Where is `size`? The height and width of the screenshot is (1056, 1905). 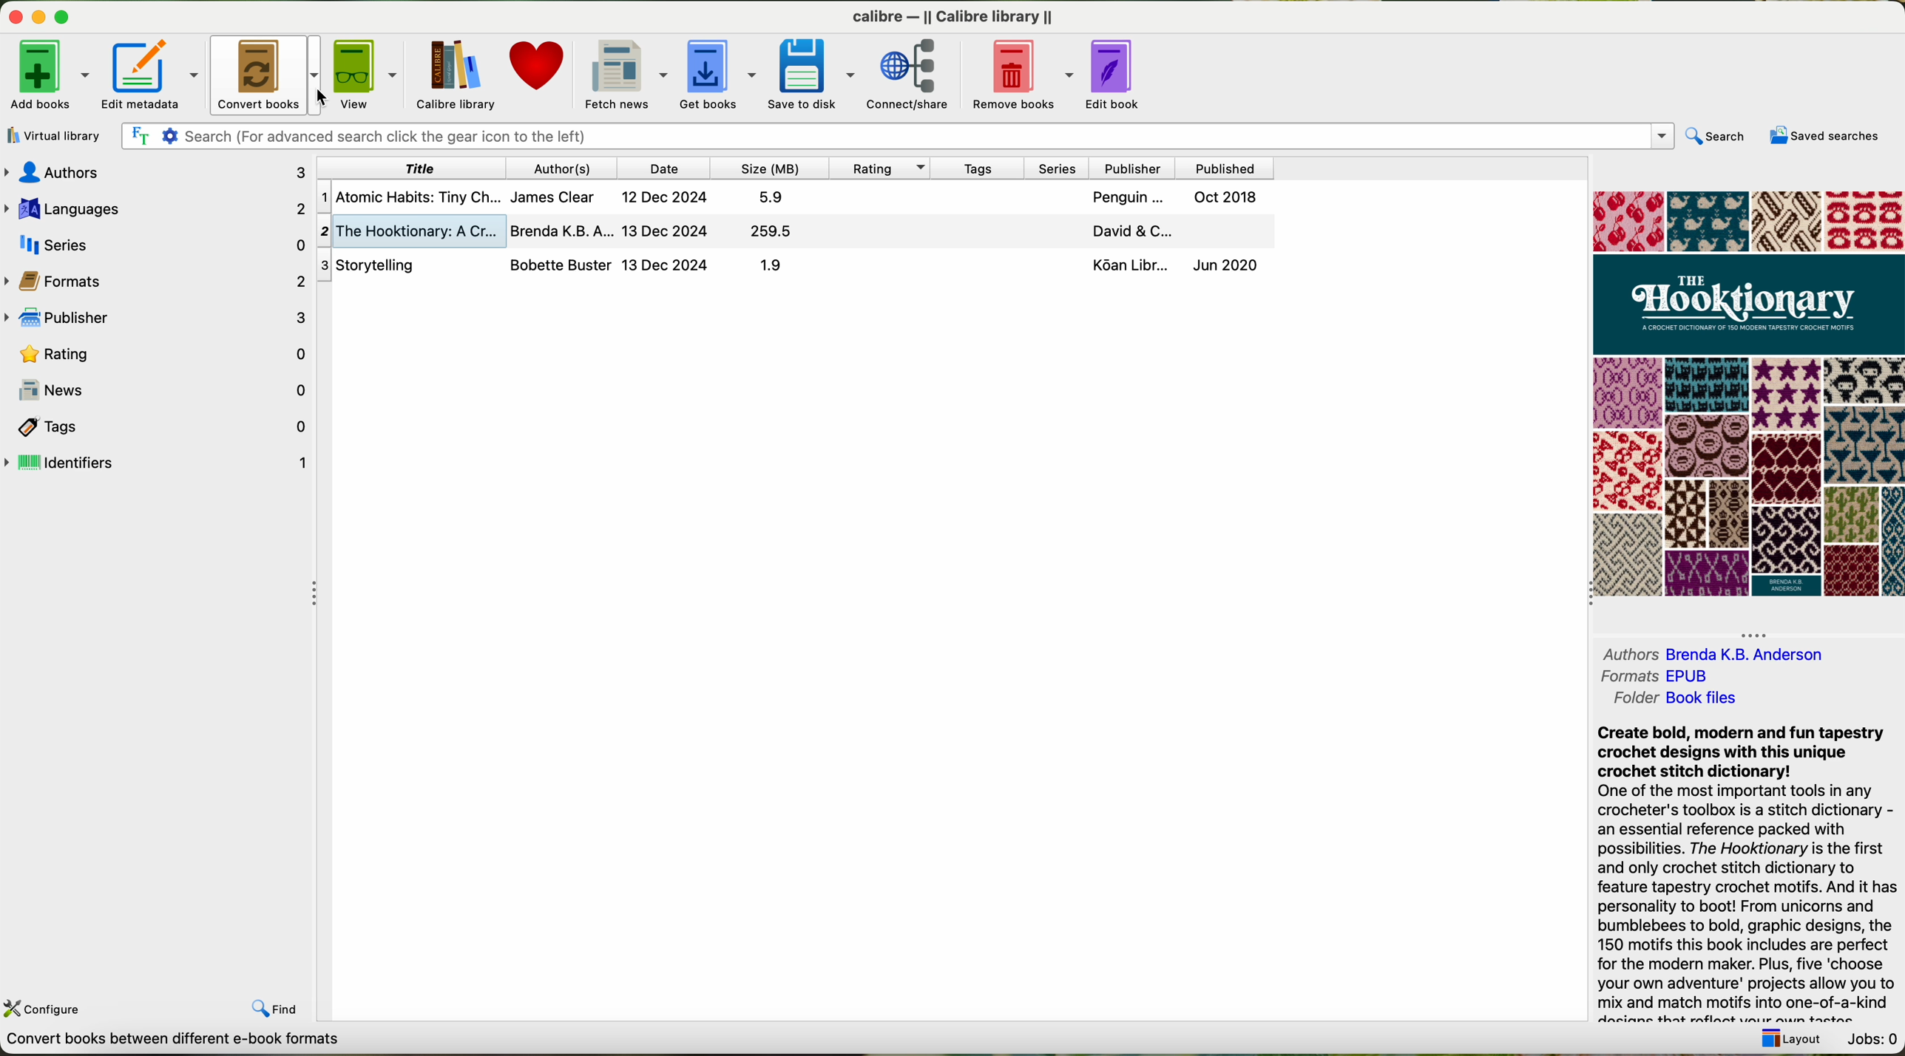 size is located at coordinates (767, 169).